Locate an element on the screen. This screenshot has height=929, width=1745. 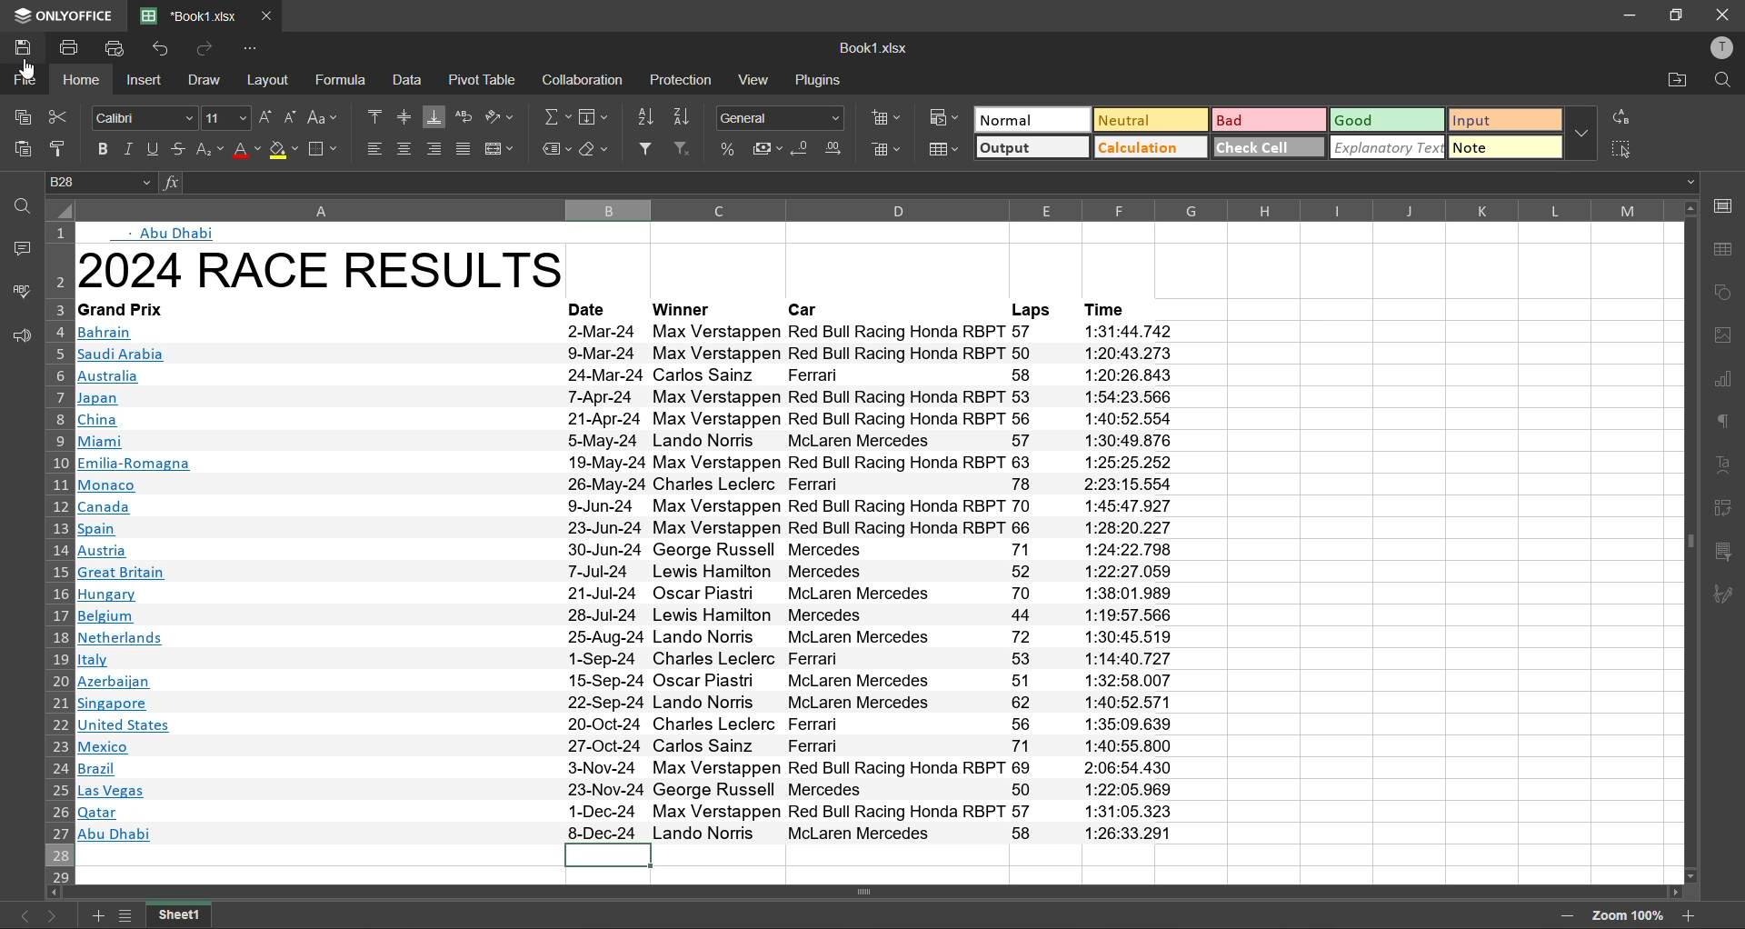
font size is located at coordinates (224, 120).